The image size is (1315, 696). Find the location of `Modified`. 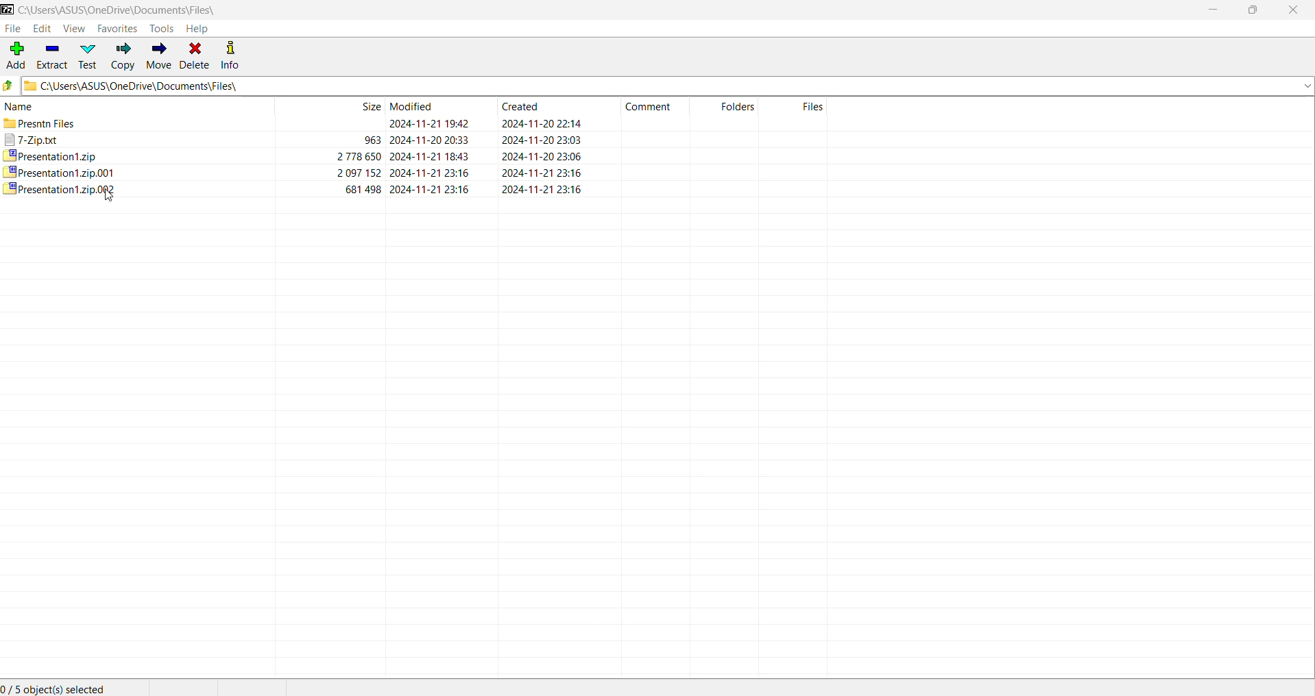

Modified is located at coordinates (434, 106).